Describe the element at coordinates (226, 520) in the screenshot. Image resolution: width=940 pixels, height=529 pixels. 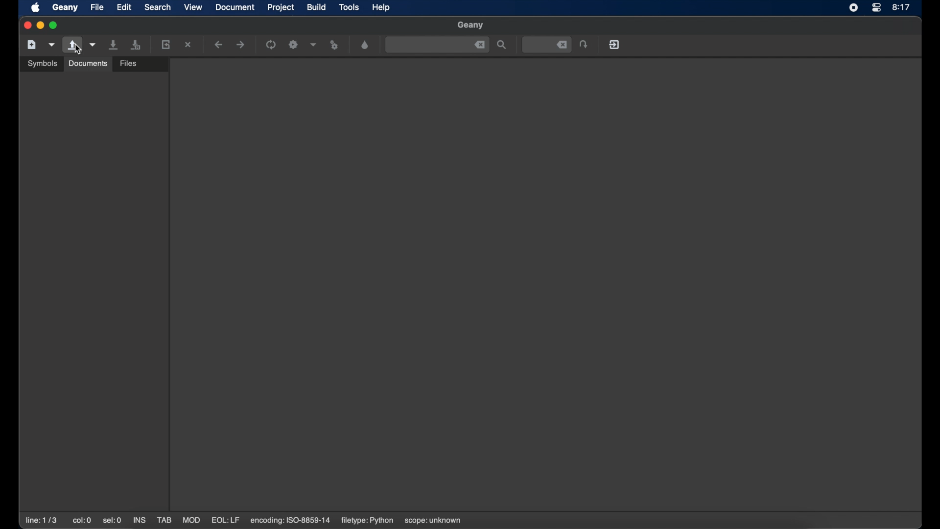
I see `eql: lf` at that location.